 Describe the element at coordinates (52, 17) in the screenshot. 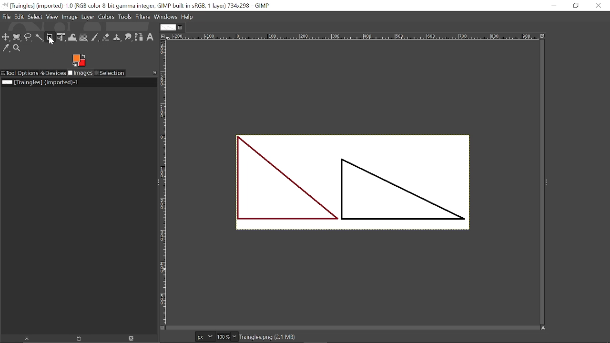

I see `View` at that location.